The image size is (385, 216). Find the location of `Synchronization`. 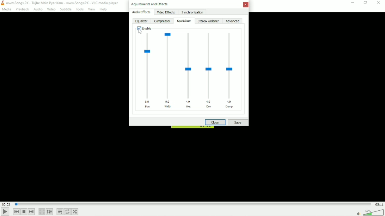

Synchronization is located at coordinates (192, 12).